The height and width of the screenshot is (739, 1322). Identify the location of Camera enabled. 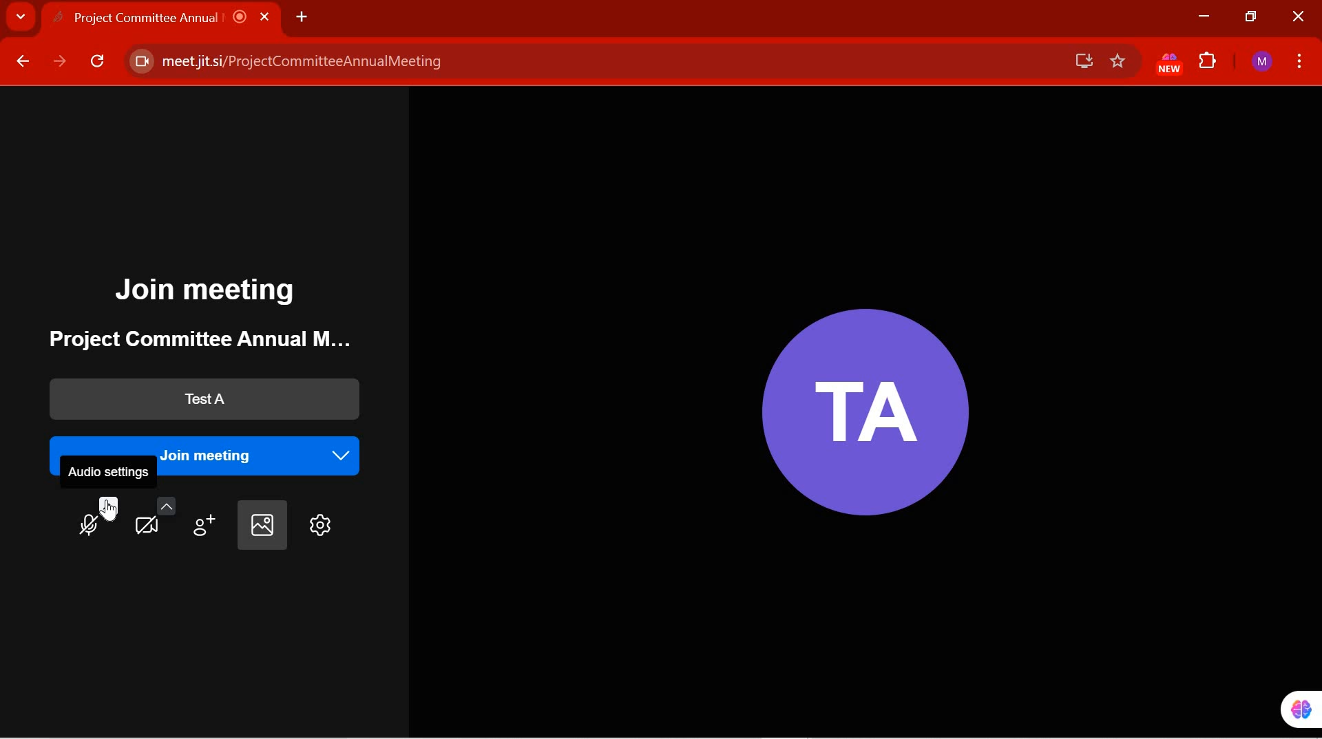
(140, 62).